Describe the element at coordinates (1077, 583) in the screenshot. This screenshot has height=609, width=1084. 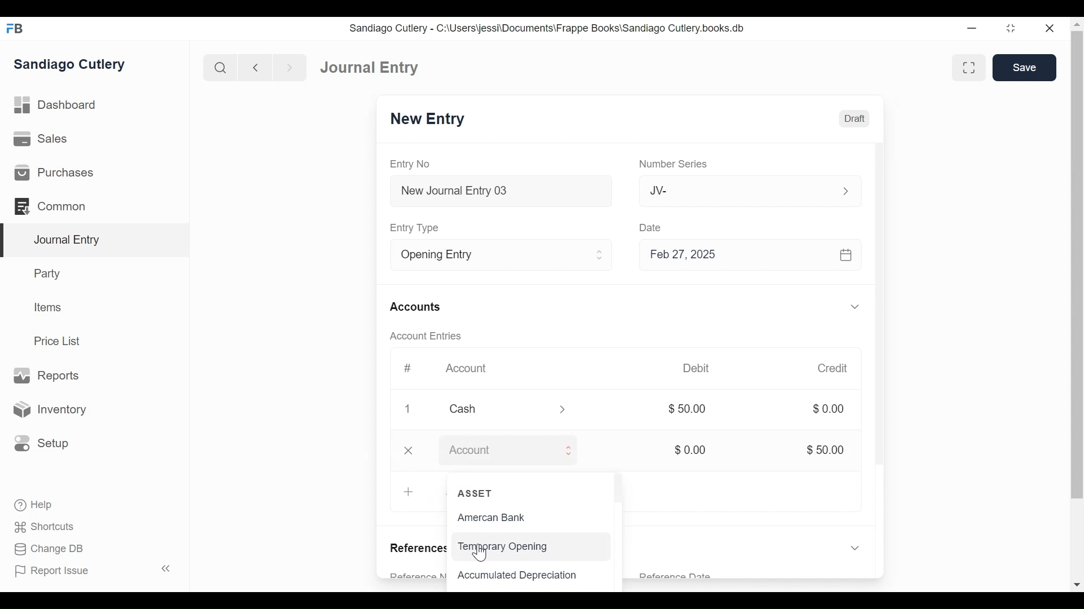
I see `Scroll down` at that location.